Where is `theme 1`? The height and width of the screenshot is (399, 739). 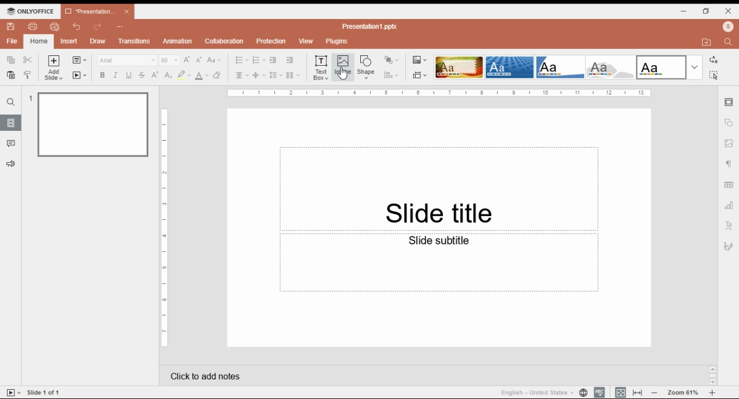
theme 1 is located at coordinates (458, 67).